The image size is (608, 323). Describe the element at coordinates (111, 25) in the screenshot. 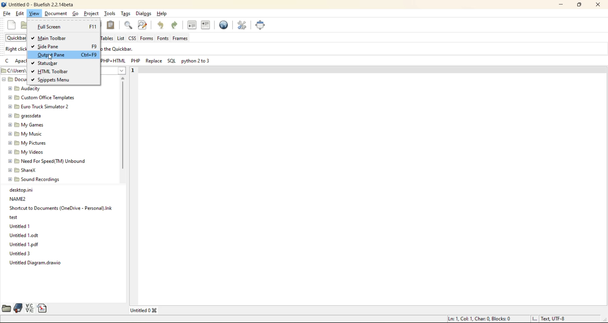

I see `paste` at that location.